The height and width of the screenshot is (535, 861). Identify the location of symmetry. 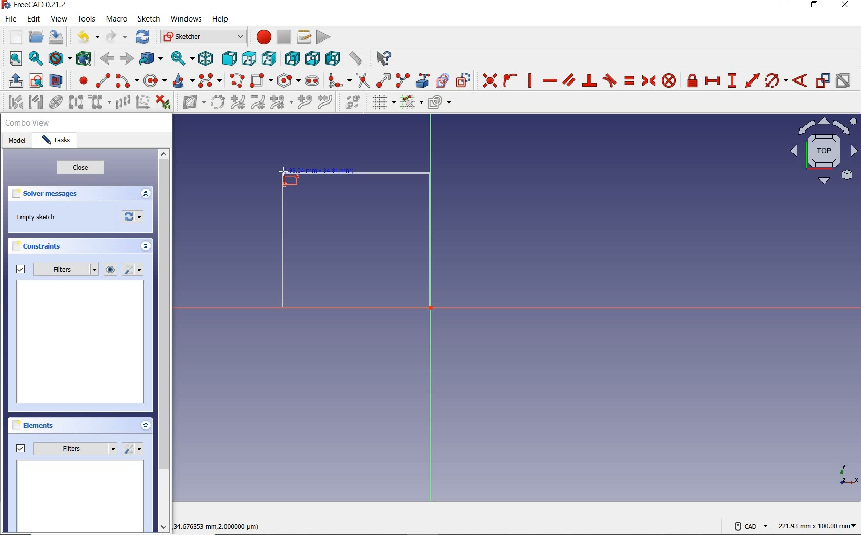
(75, 102).